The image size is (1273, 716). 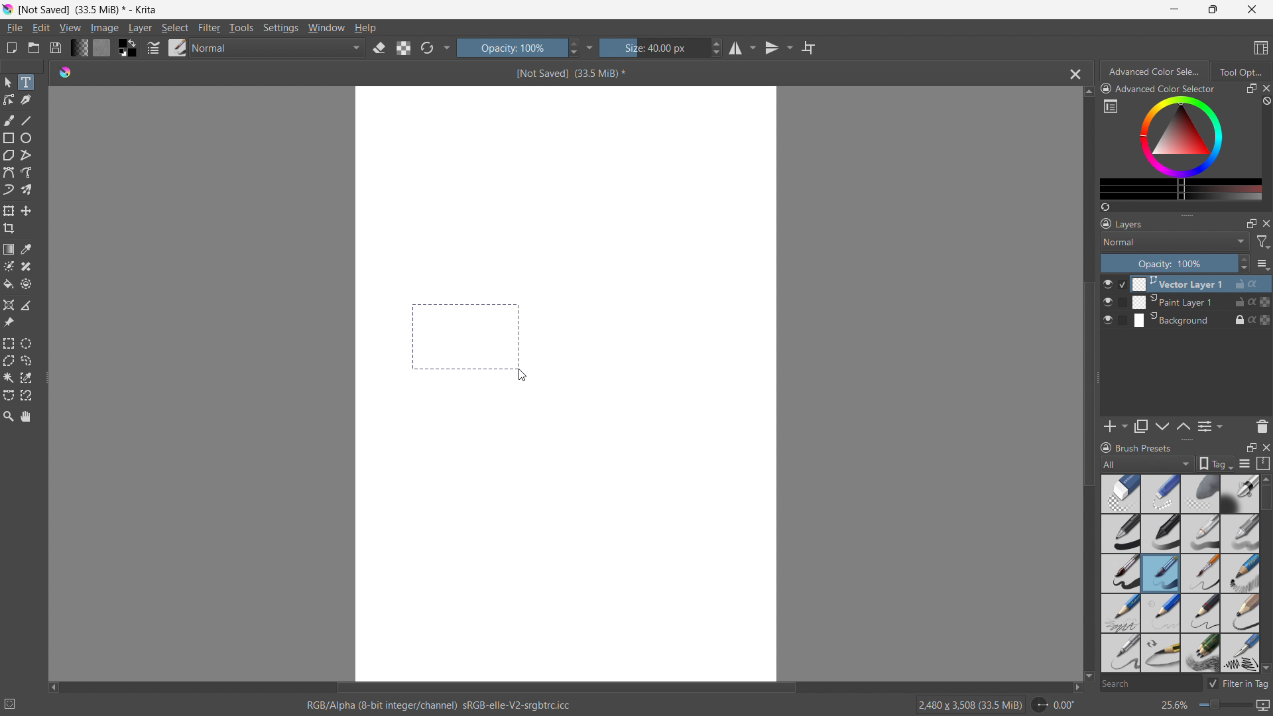 I want to click on maximize, so click(x=1251, y=223).